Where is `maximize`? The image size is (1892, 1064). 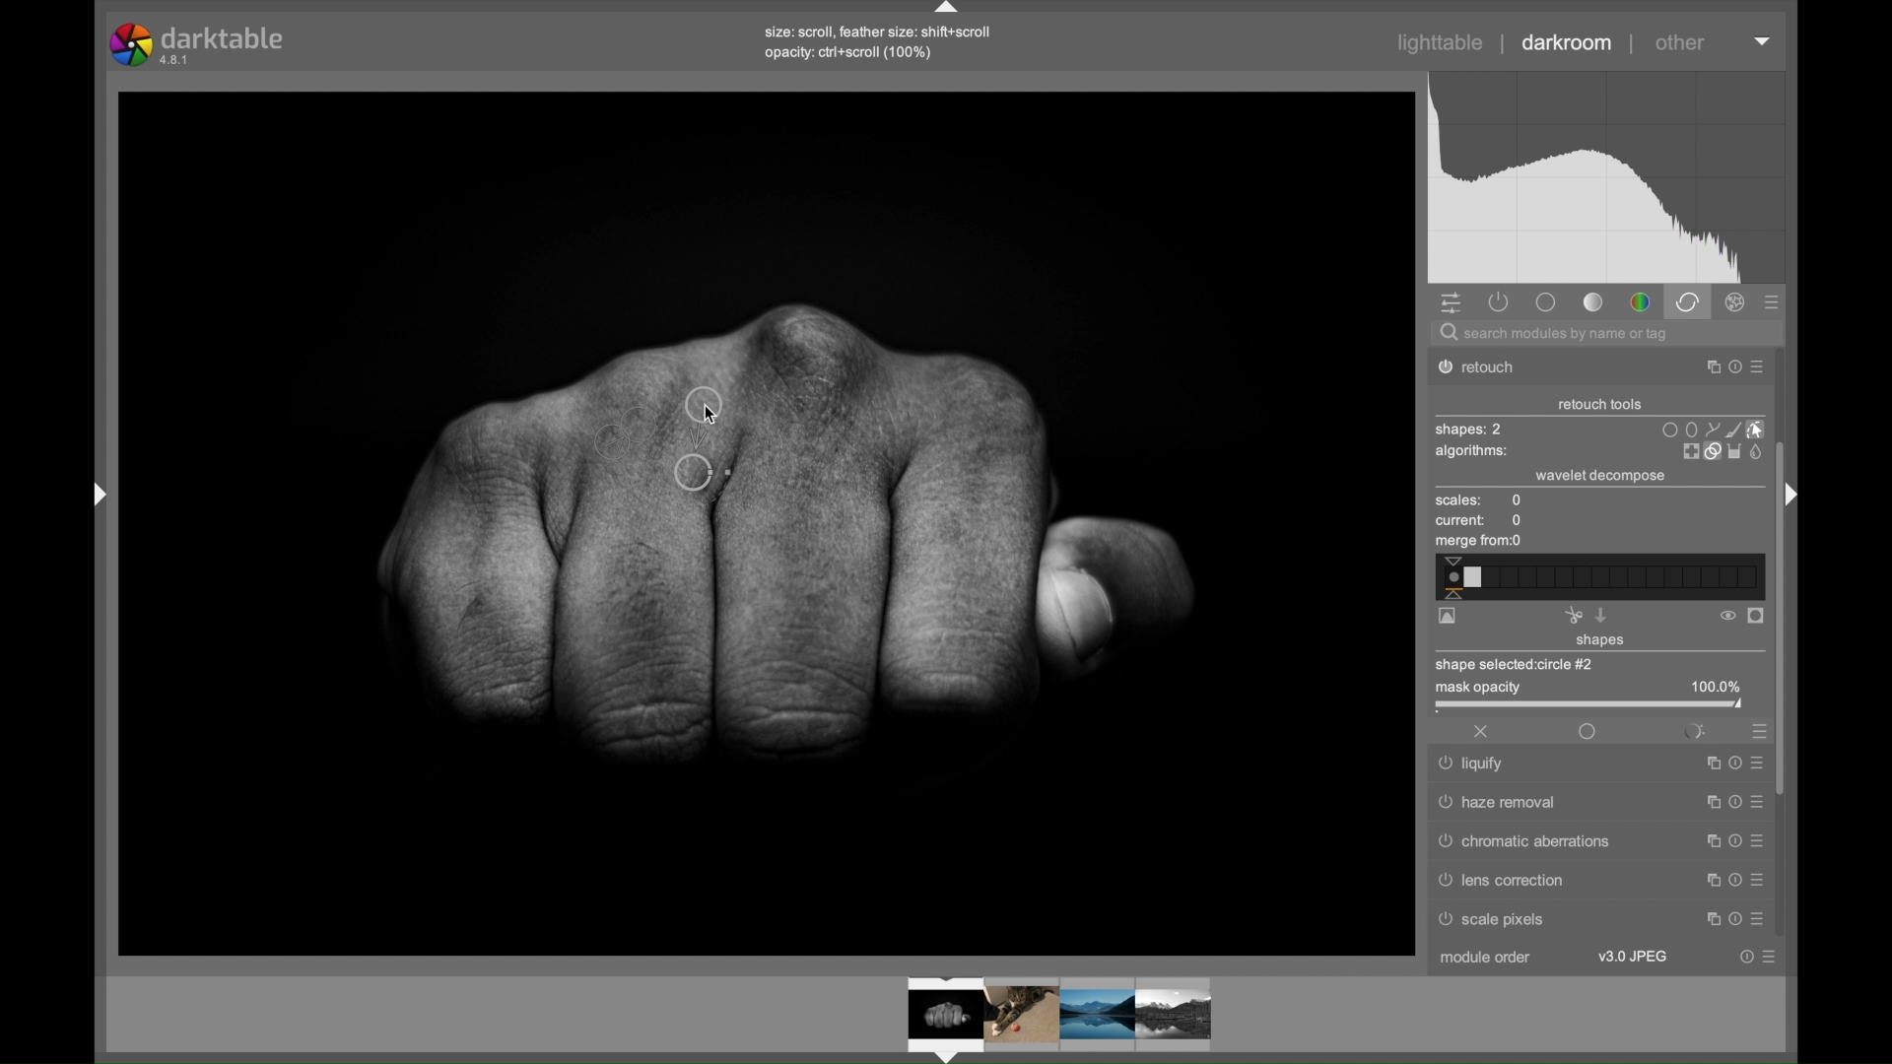 maximize is located at coordinates (1707, 764).